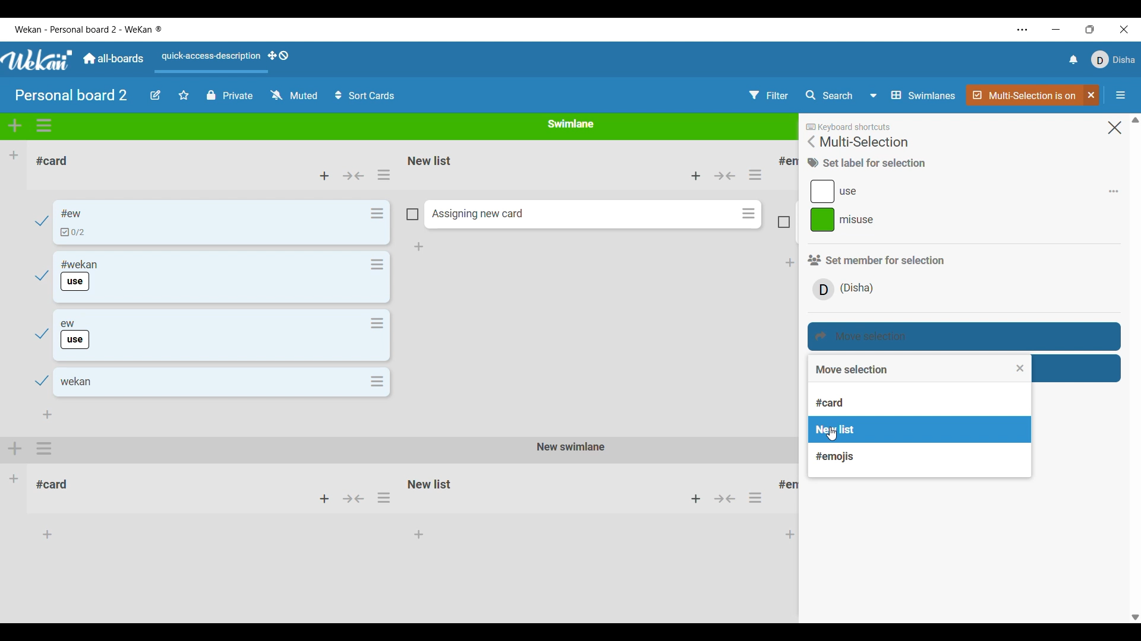 The image size is (1141, 641). What do you see at coordinates (431, 160) in the screenshot?
I see `Name of list` at bounding box center [431, 160].